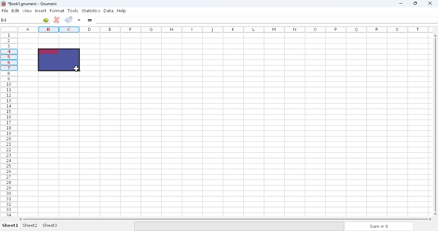 The image size is (438, 231). I want to click on close, so click(430, 5).